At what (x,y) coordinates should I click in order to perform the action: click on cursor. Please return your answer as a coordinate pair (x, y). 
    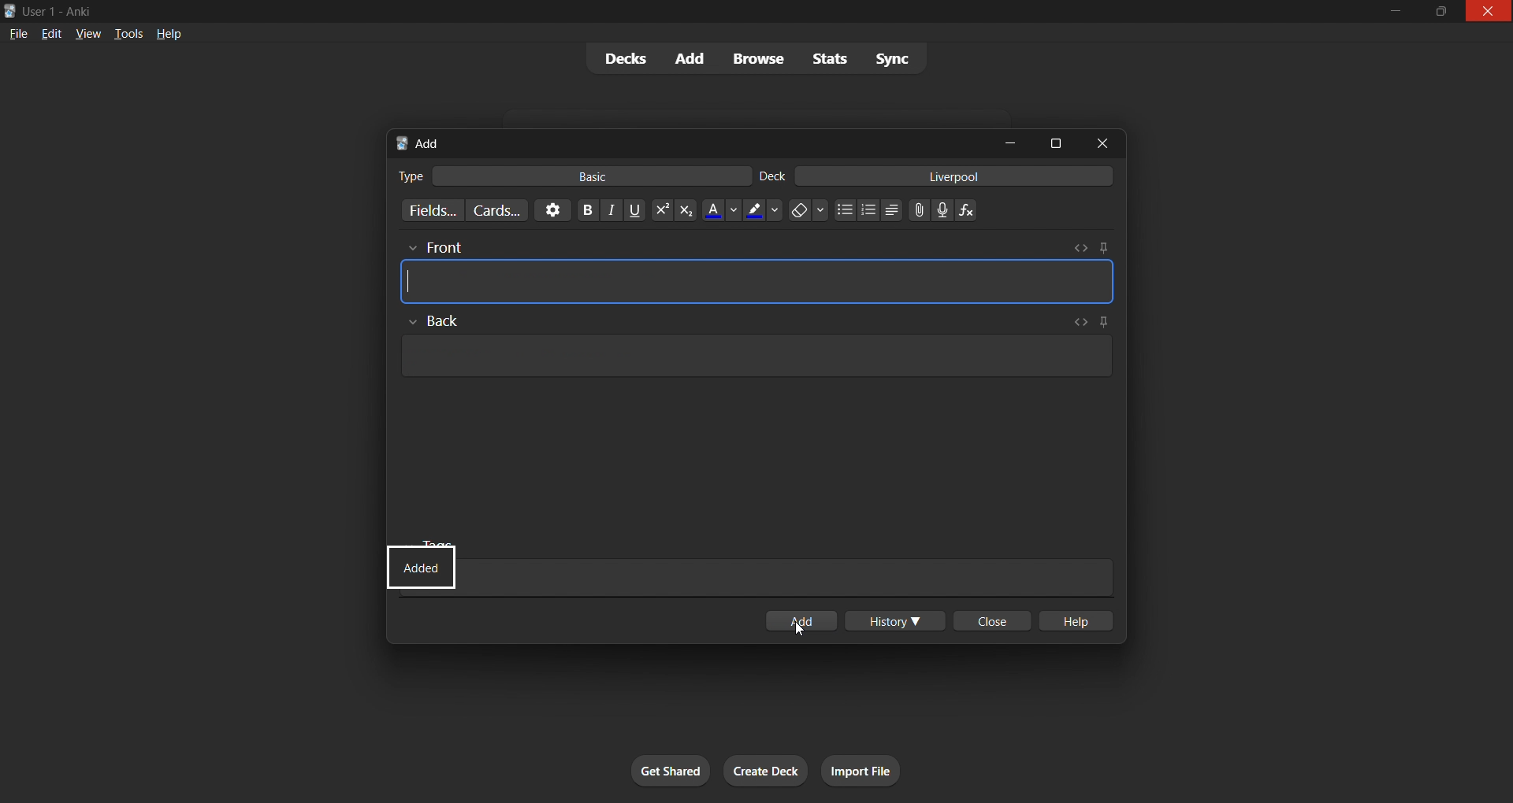
    Looking at the image, I should click on (801, 626).